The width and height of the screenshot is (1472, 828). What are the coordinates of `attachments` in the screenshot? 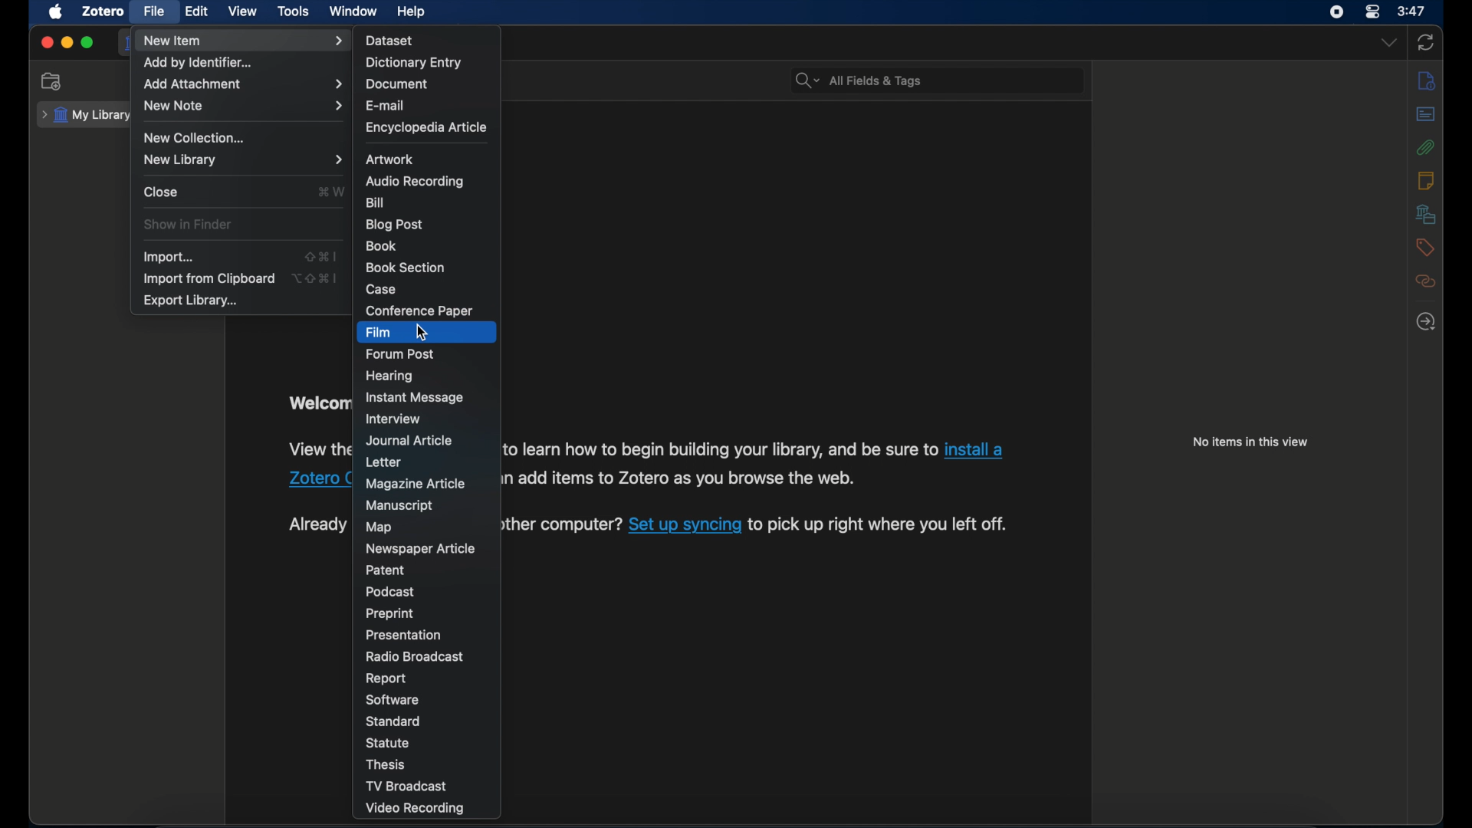 It's located at (1427, 147).